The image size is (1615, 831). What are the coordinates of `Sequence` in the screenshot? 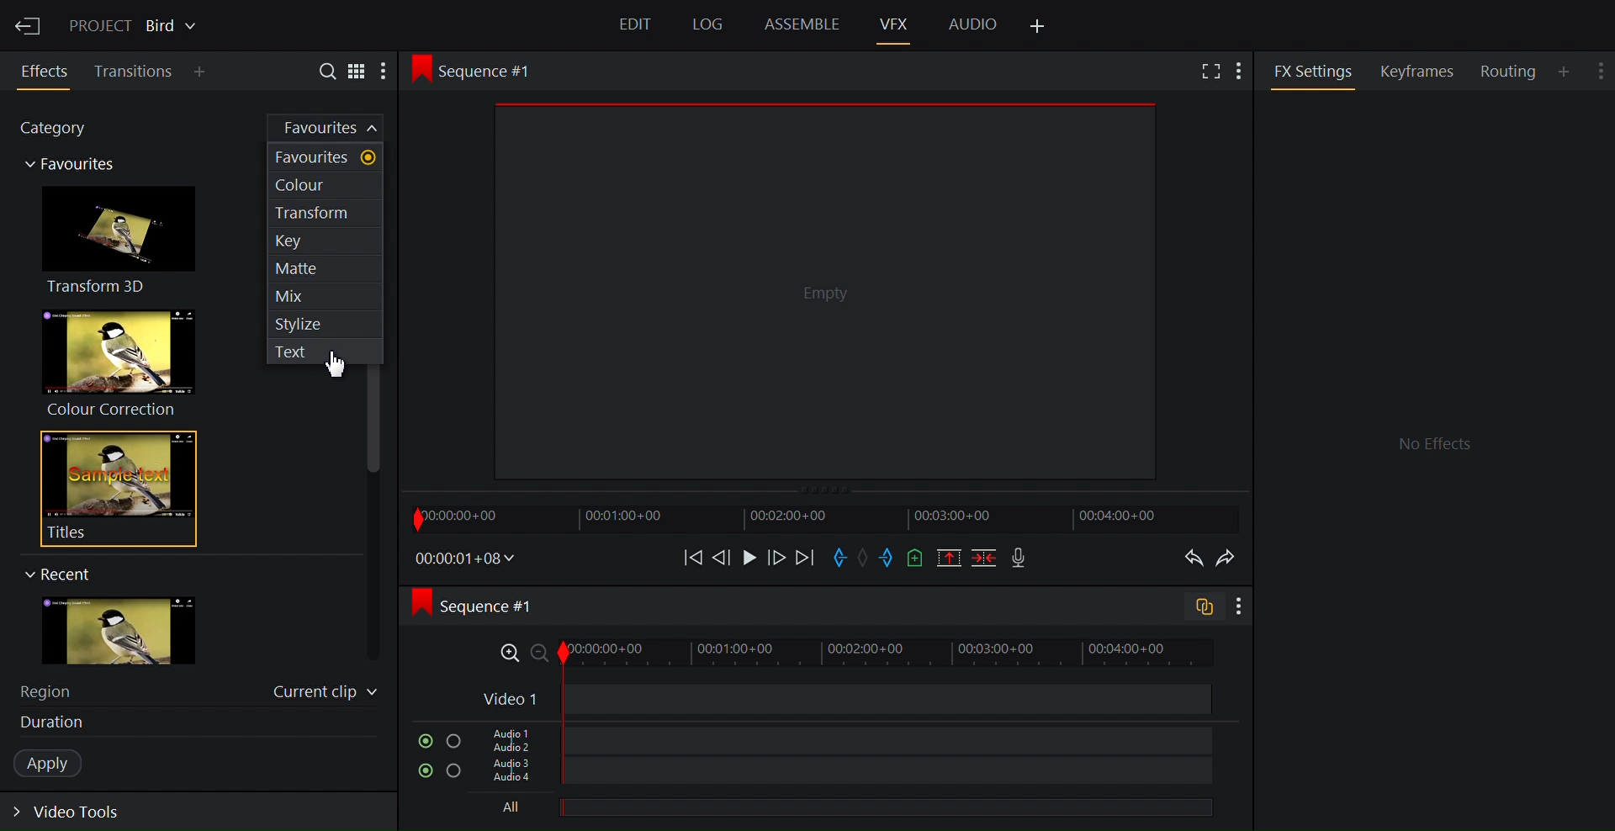 It's located at (491, 606).